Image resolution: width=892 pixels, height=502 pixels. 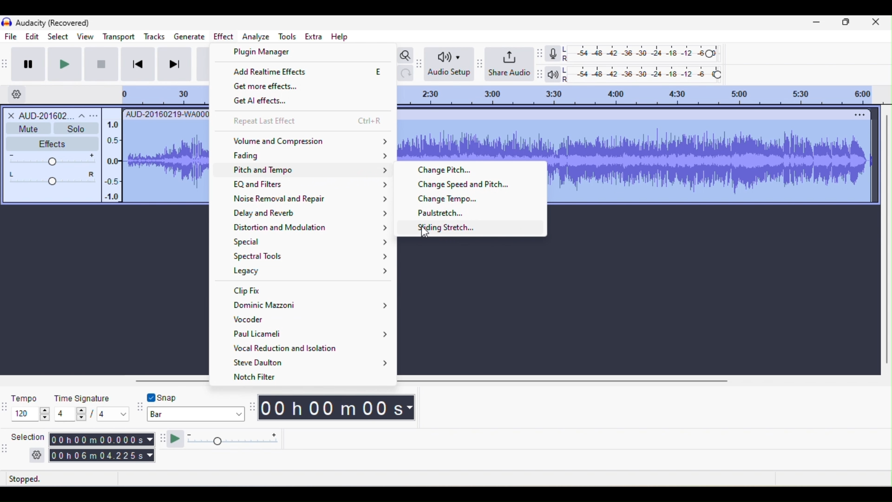 What do you see at coordinates (139, 65) in the screenshot?
I see `skip to start` at bounding box center [139, 65].